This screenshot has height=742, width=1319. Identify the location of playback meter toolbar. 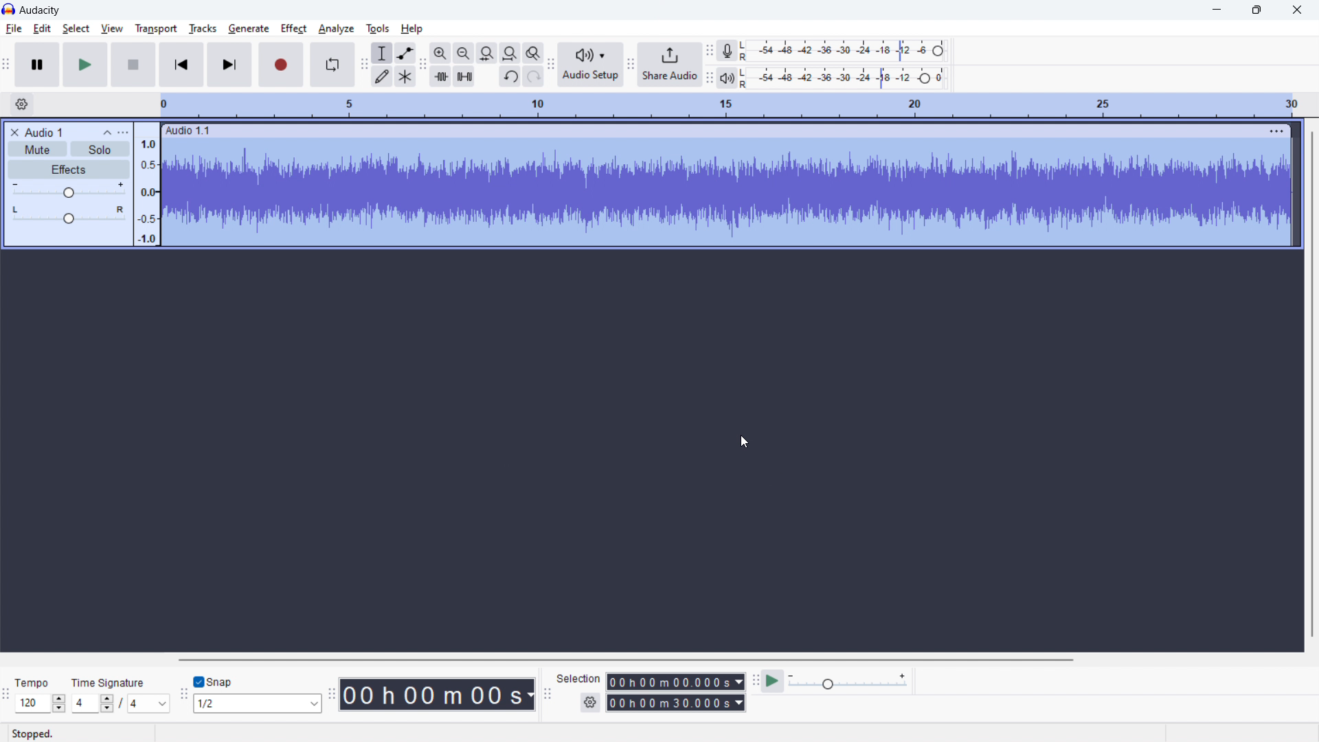
(708, 78).